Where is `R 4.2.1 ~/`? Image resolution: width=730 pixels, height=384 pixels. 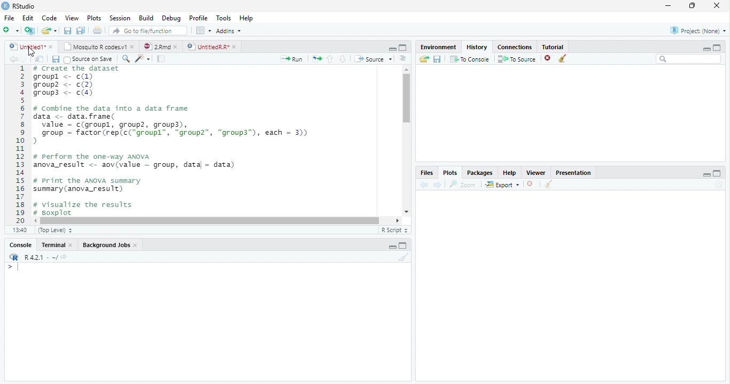 R 4.2.1 ~/ is located at coordinates (41, 257).